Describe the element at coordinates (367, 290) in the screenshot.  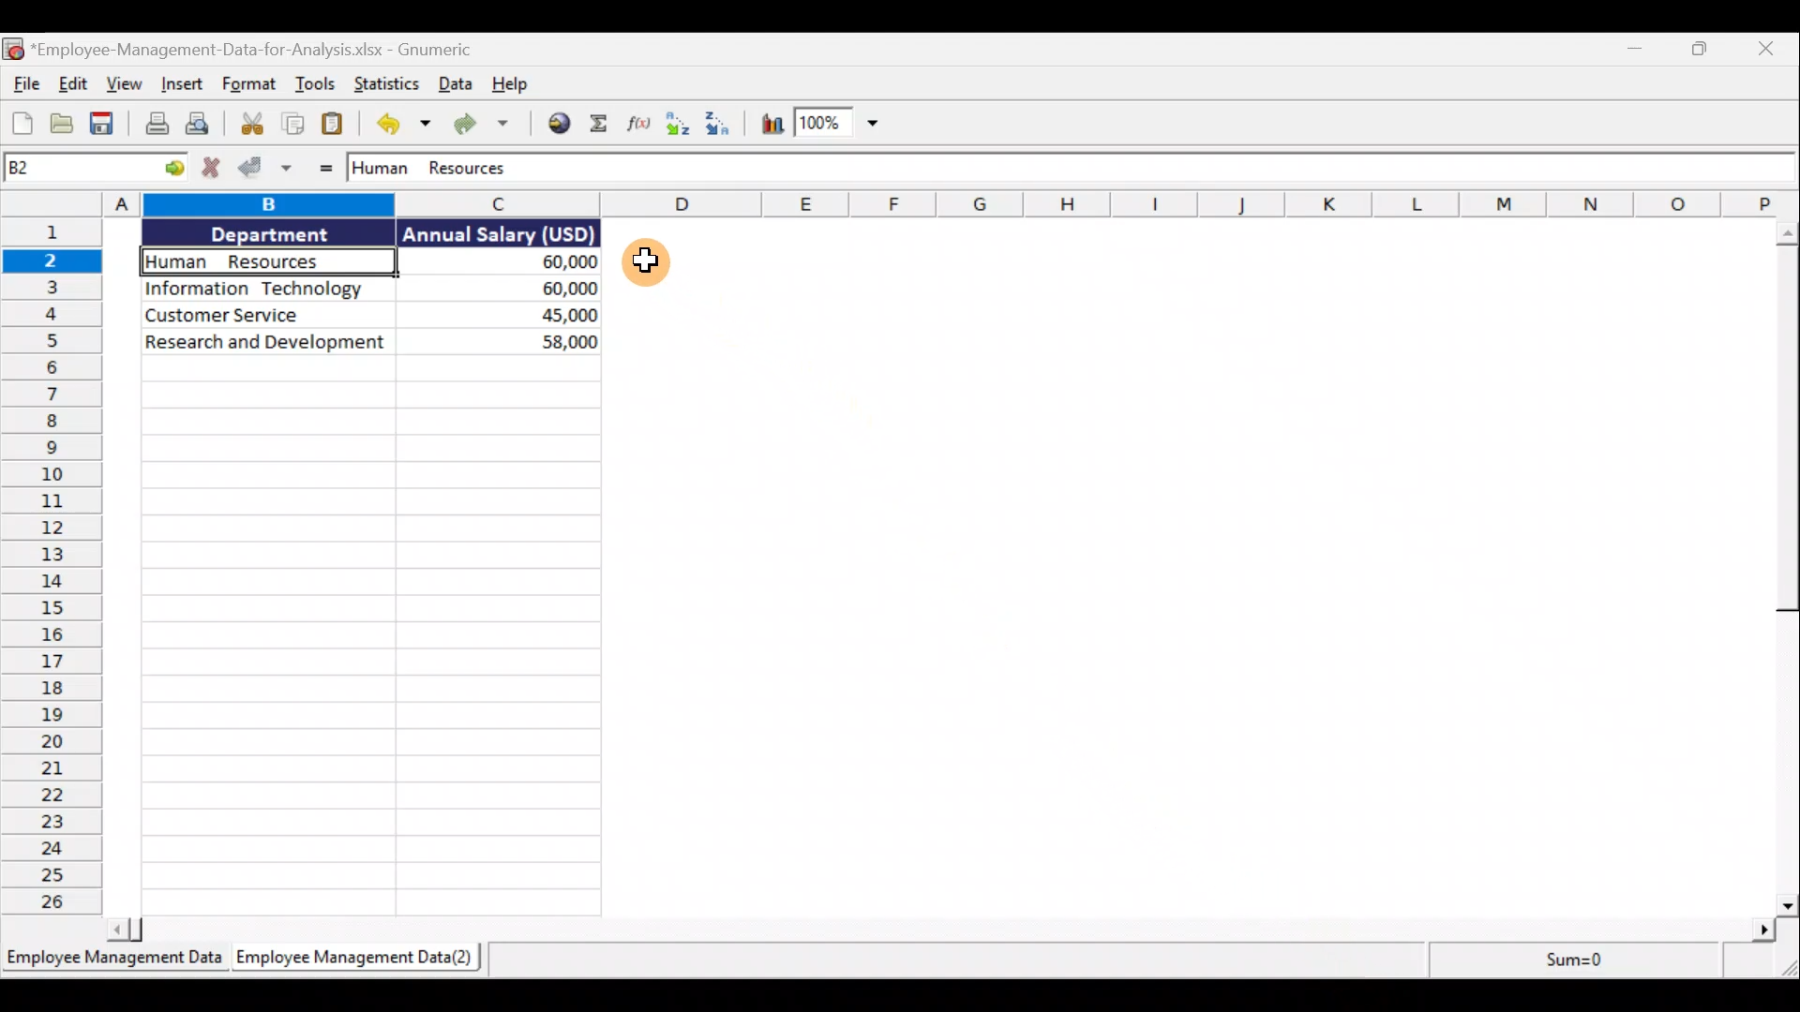
I see `Data` at that location.